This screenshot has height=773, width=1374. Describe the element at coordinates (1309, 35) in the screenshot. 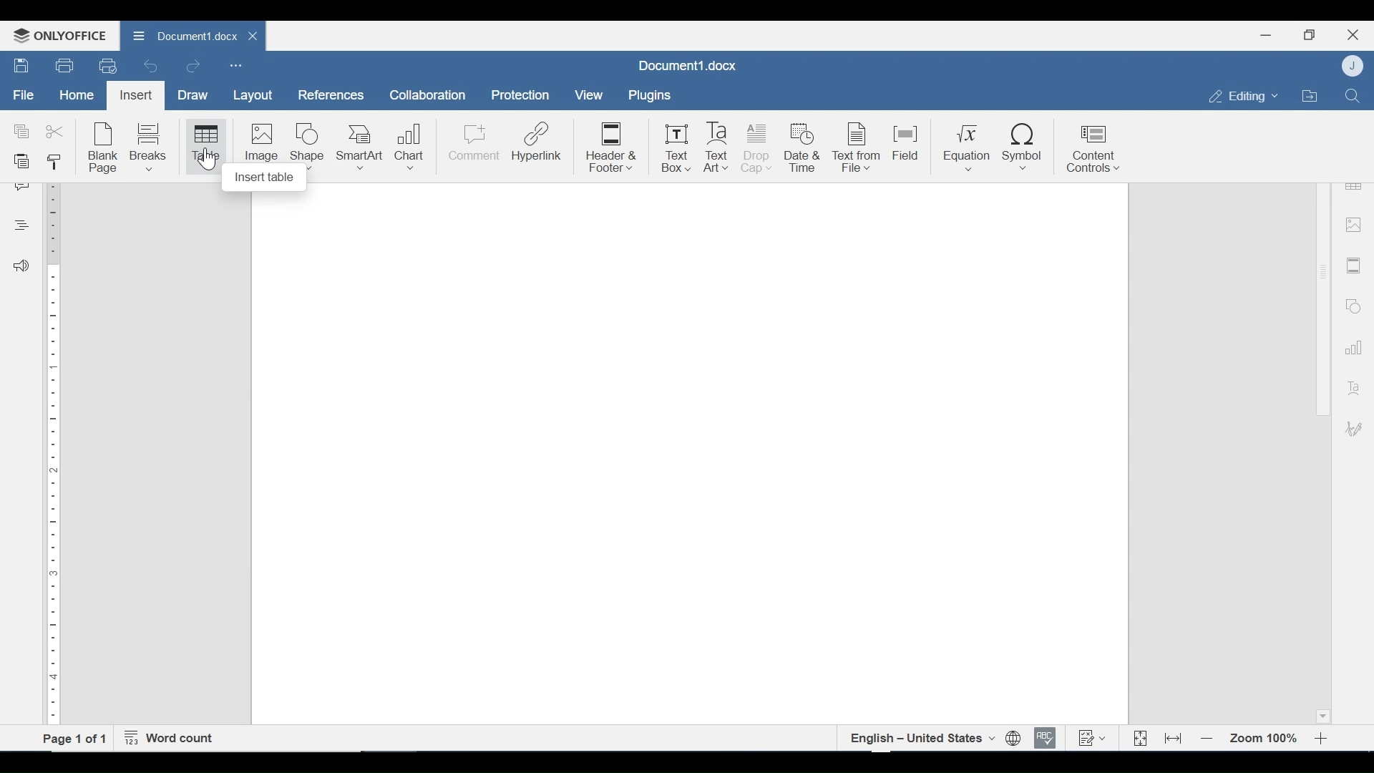

I see `Restore` at that location.